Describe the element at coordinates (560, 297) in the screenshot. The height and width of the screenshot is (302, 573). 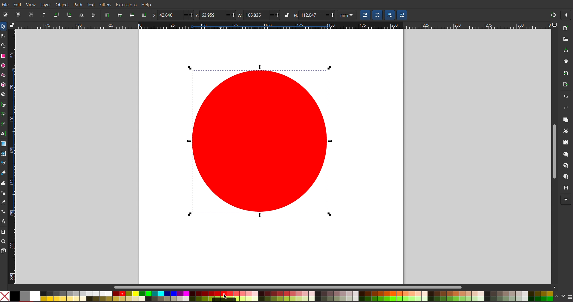
I see `scroll color options` at that location.